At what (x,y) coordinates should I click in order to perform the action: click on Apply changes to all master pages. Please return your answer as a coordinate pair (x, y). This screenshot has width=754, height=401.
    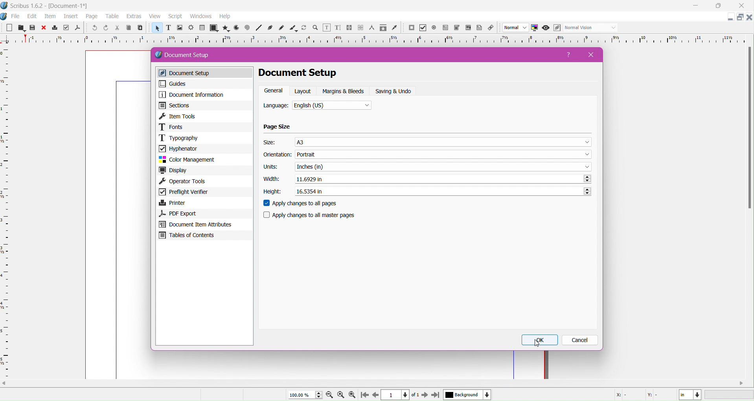
    Looking at the image, I should click on (314, 215).